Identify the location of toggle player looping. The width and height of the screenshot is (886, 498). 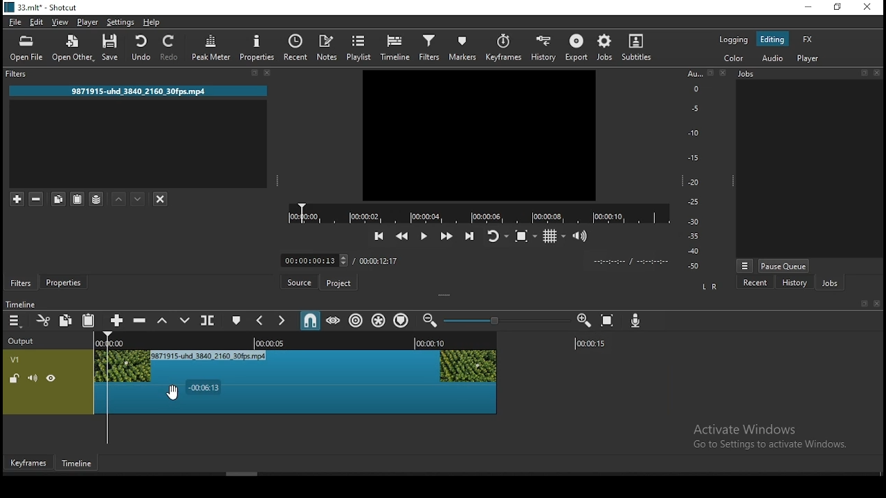
(496, 237).